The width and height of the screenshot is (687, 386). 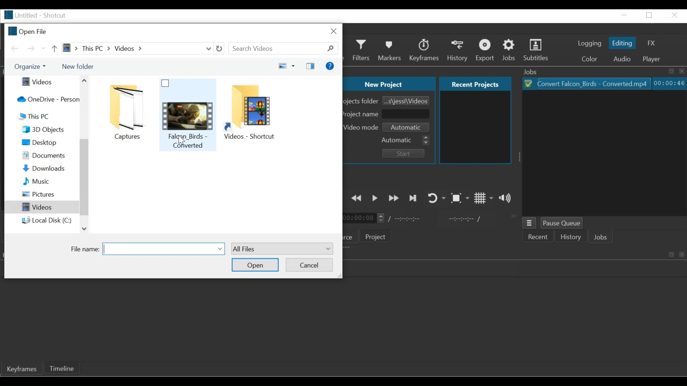 What do you see at coordinates (407, 115) in the screenshot?
I see `Project Name Field` at bounding box center [407, 115].